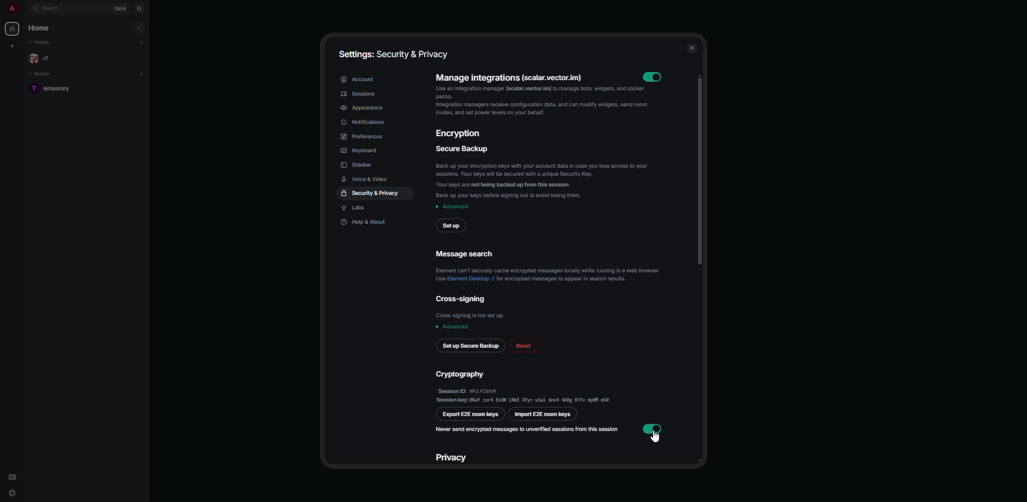 The height and width of the screenshot is (502, 1027). What do you see at coordinates (12, 474) in the screenshot?
I see `threads` at bounding box center [12, 474].